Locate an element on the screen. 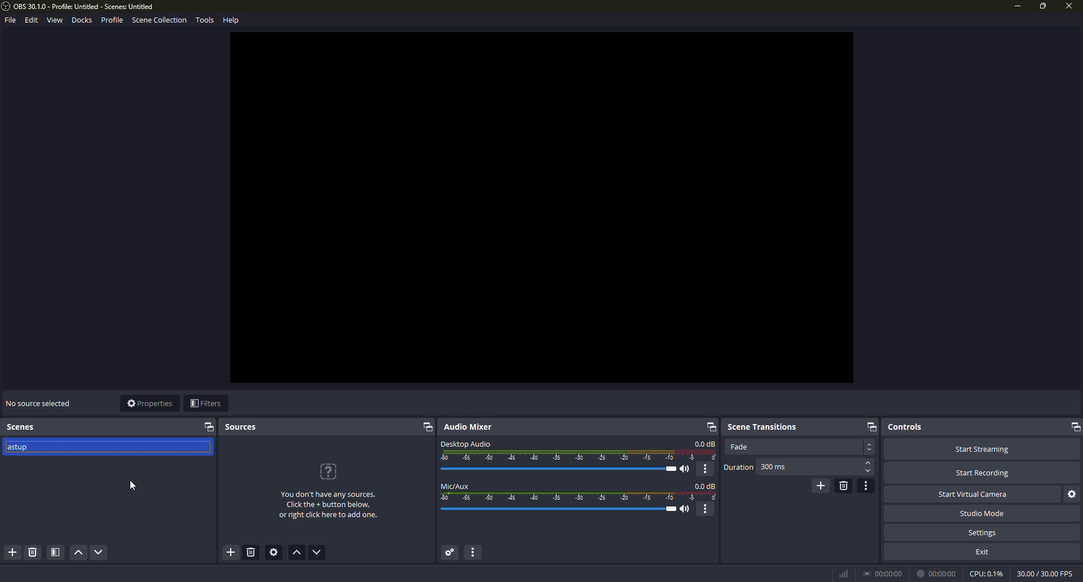 This screenshot has height=582, width=1083. help is located at coordinates (232, 19).